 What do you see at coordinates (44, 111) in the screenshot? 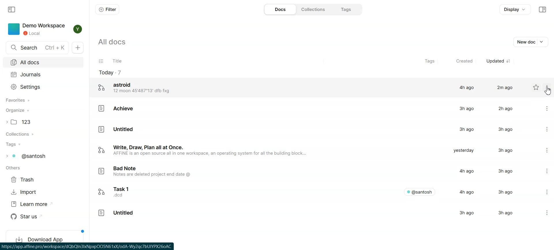
I see `Organize` at bounding box center [44, 111].